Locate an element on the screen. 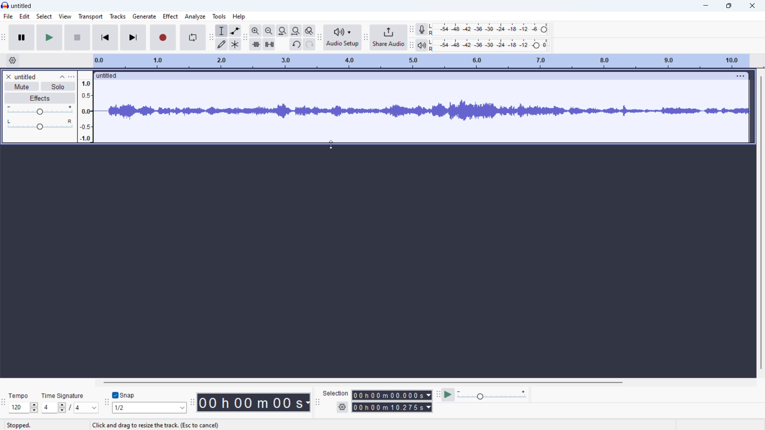  playback speed is located at coordinates (493, 395).